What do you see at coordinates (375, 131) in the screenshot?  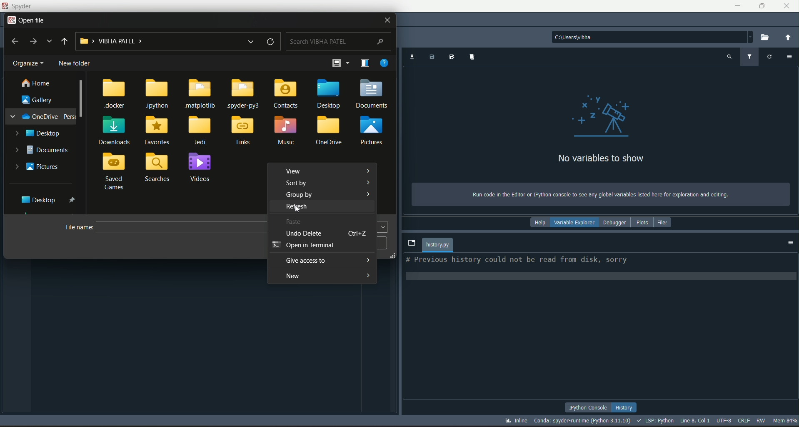 I see `pictures` at bounding box center [375, 131].